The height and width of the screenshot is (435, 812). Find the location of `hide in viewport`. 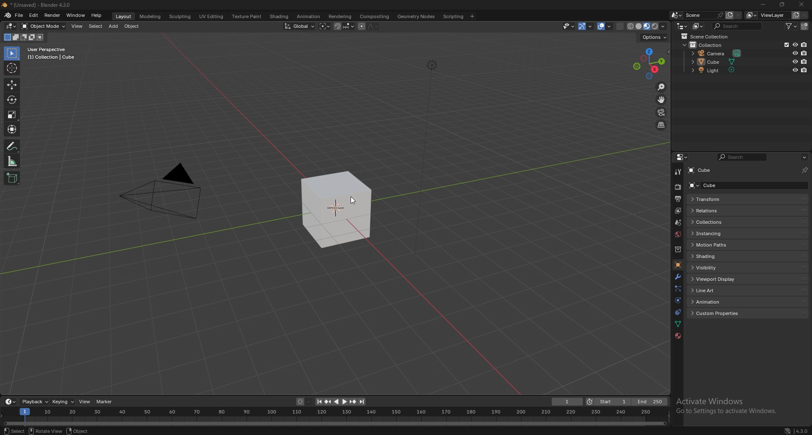

hide in viewport is located at coordinates (795, 44).